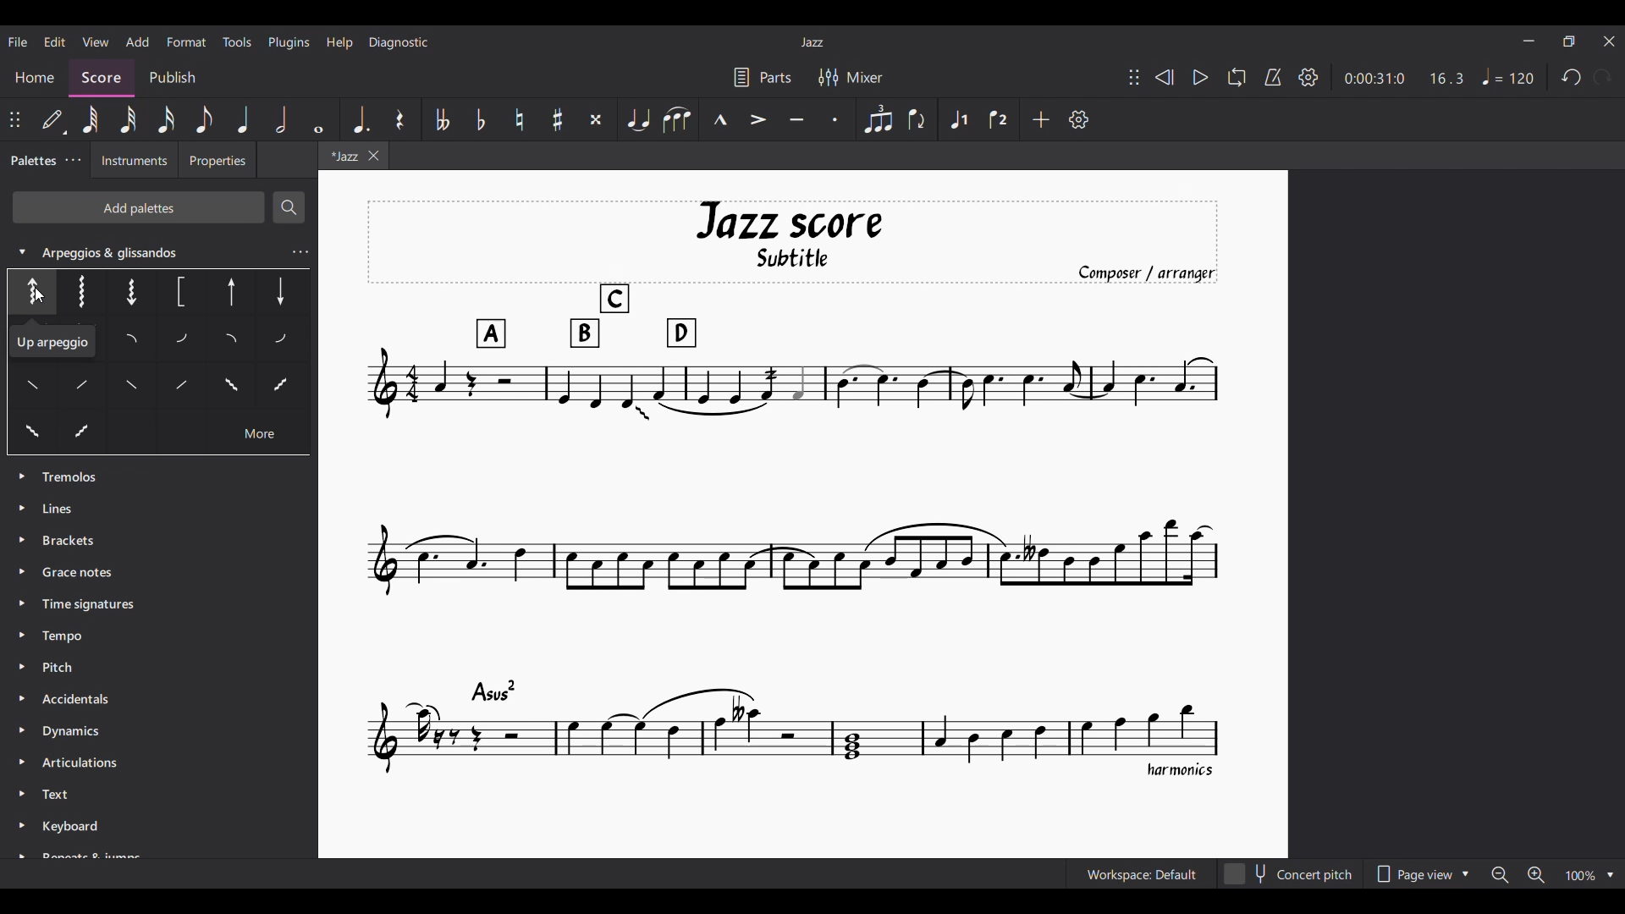  Describe the element at coordinates (229, 342) in the screenshot. I see `` at that location.